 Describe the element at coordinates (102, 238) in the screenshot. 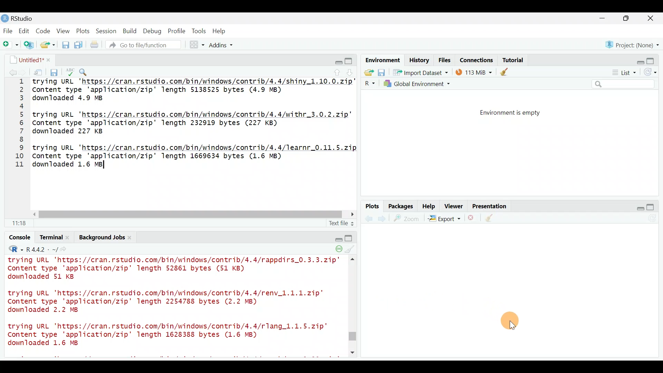

I see `Background Jobs` at that location.